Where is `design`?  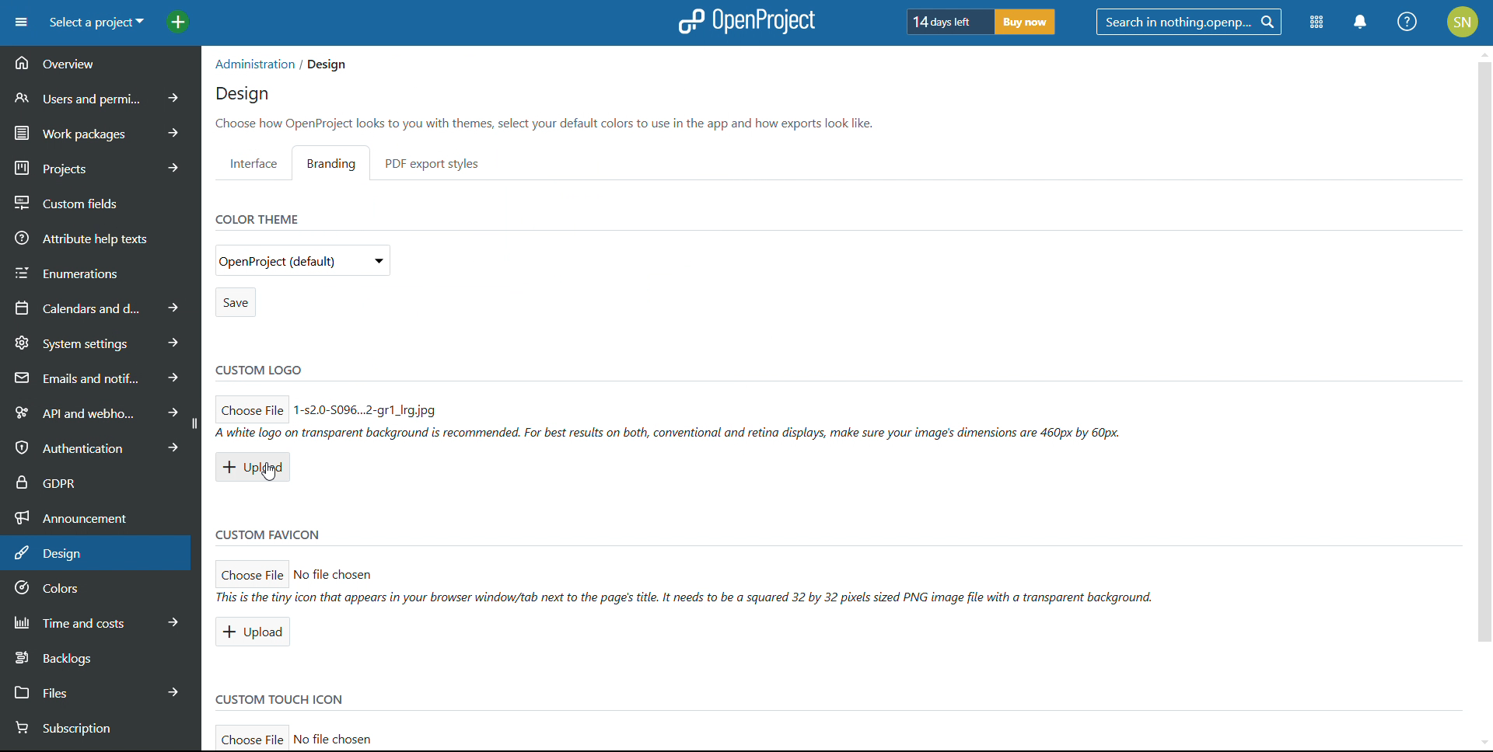 design is located at coordinates (243, 95).